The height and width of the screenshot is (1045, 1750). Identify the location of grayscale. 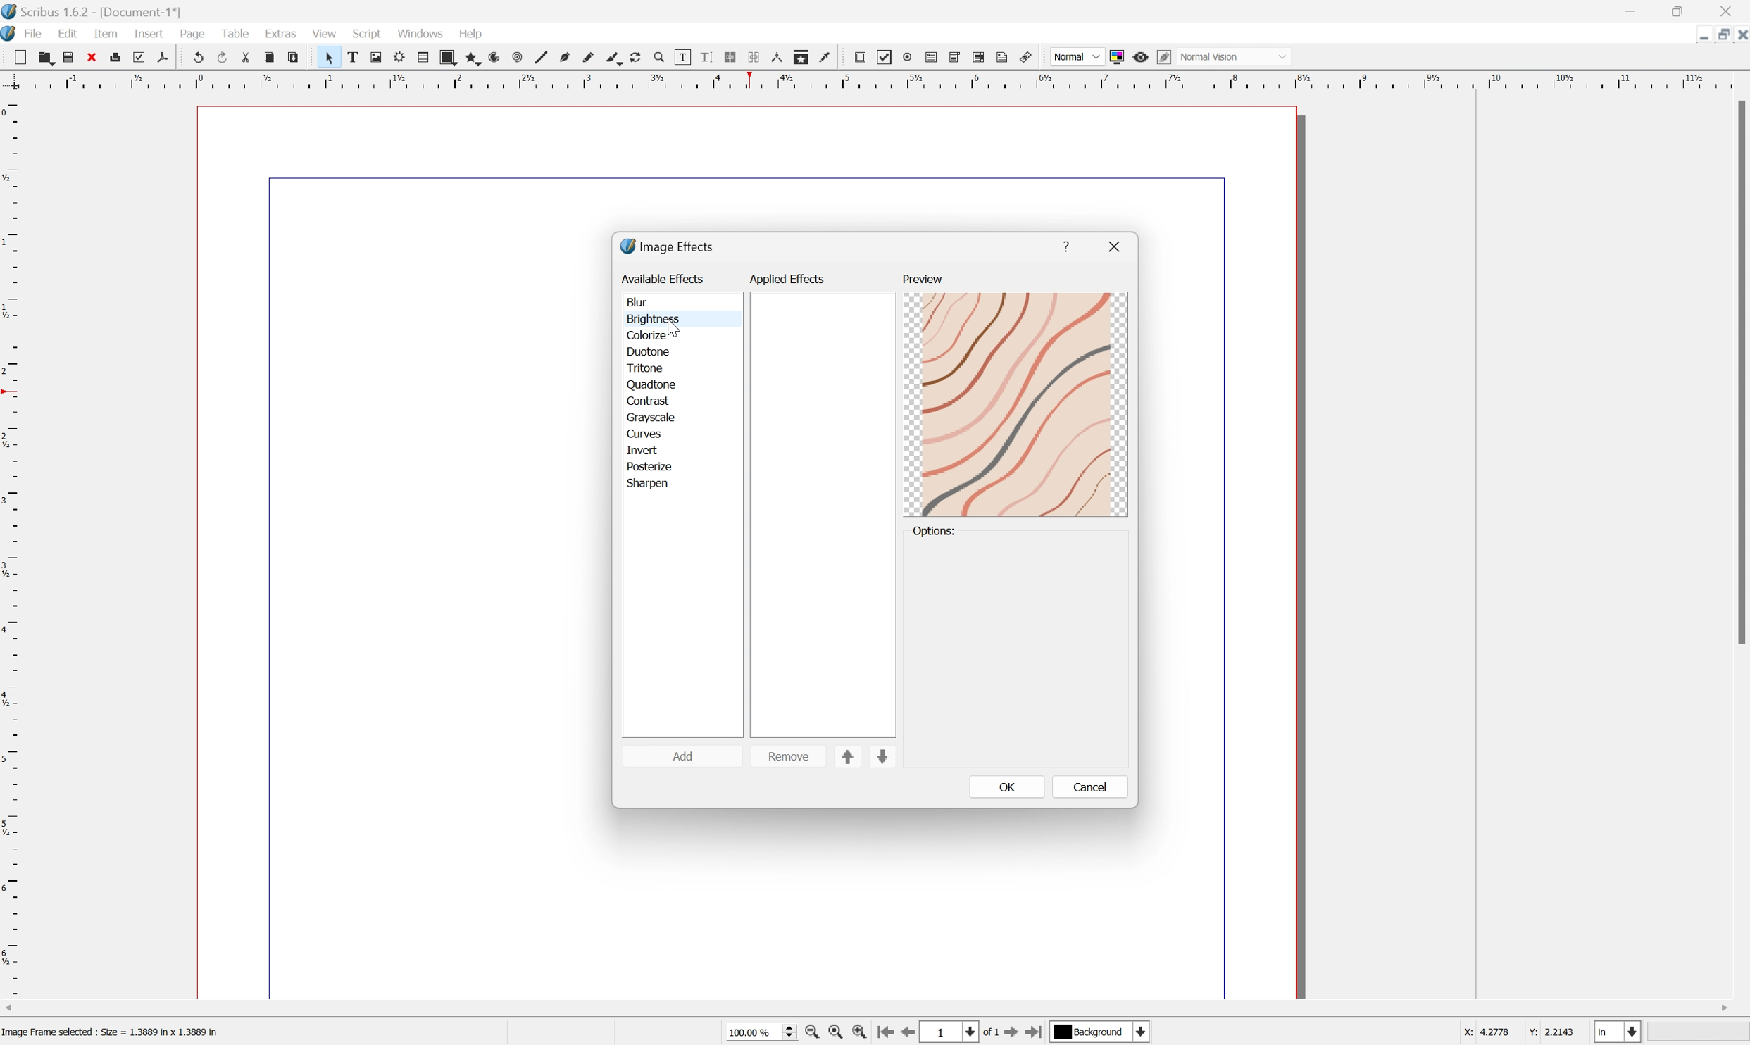
(652, 416).